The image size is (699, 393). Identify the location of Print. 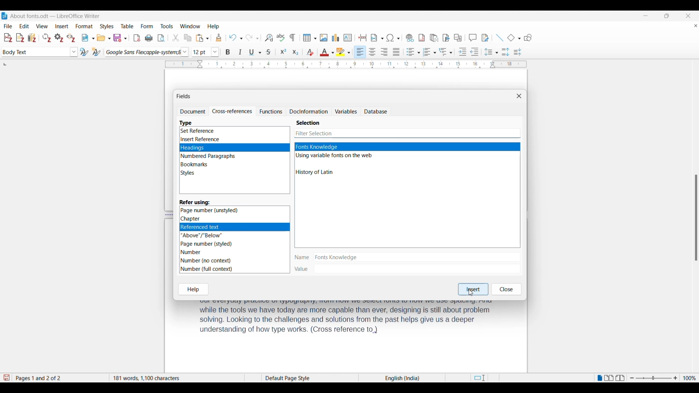
(149, 38).